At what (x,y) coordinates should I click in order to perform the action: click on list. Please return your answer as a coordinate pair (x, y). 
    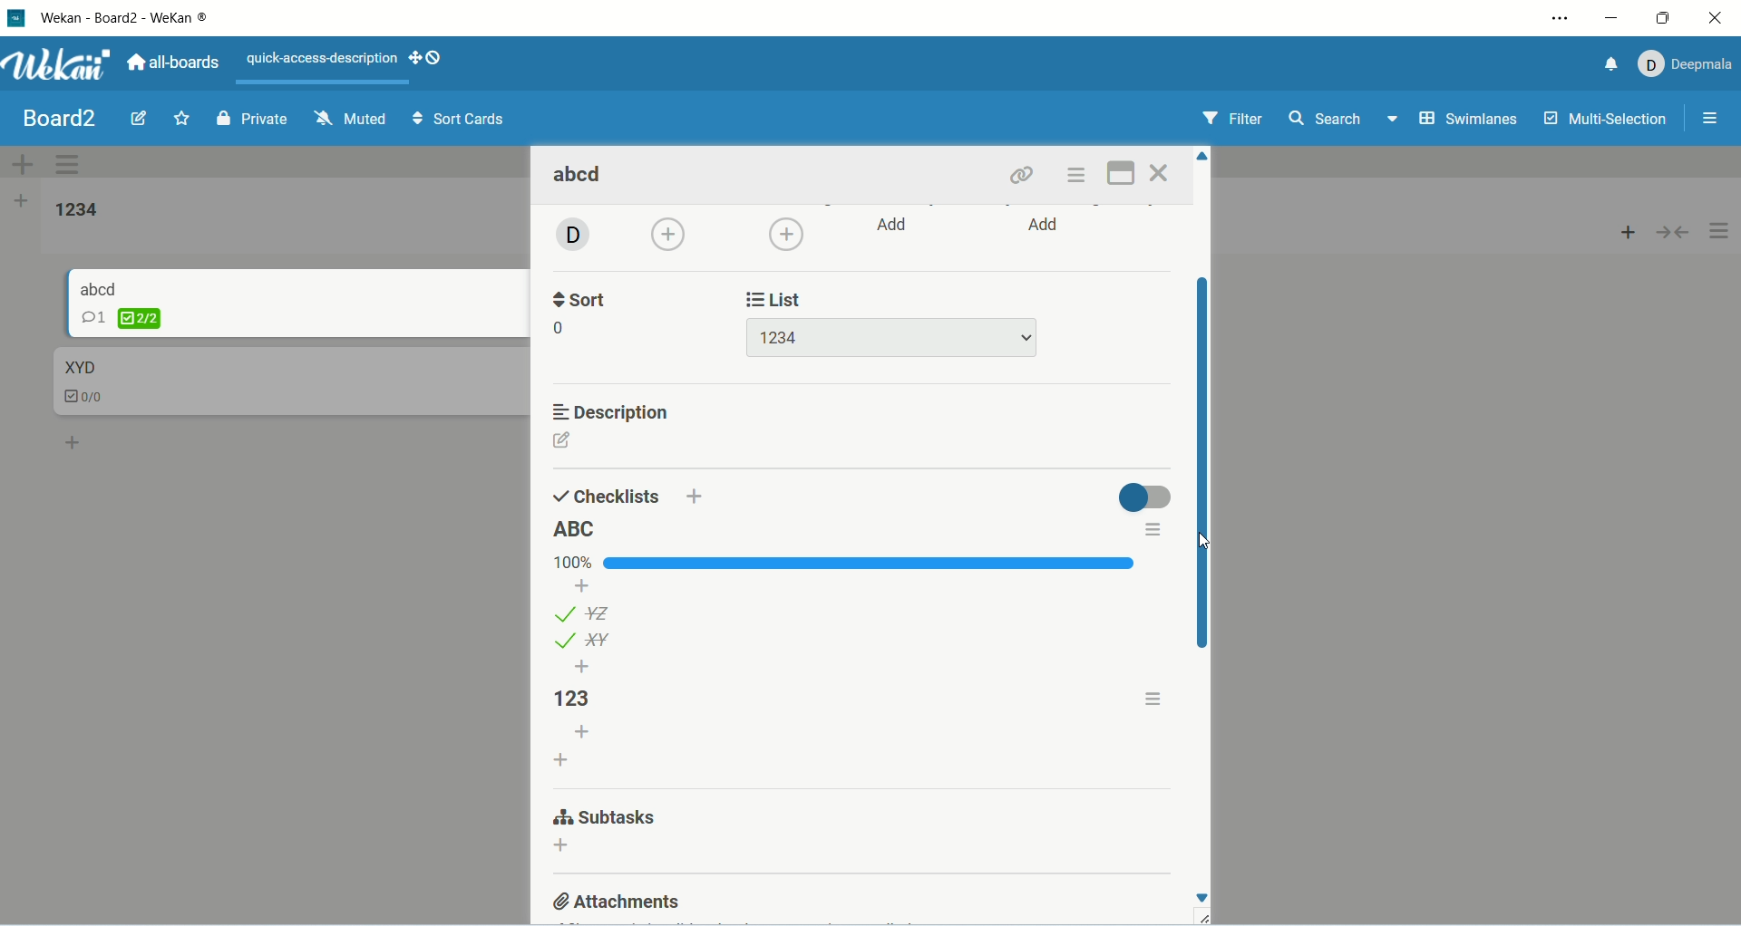
    Looking at the image, I should click on (780, 297).